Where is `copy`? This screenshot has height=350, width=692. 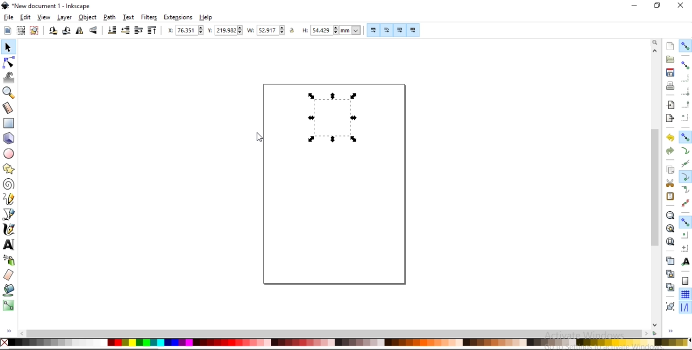 copy is located at coordinates (671, 171).